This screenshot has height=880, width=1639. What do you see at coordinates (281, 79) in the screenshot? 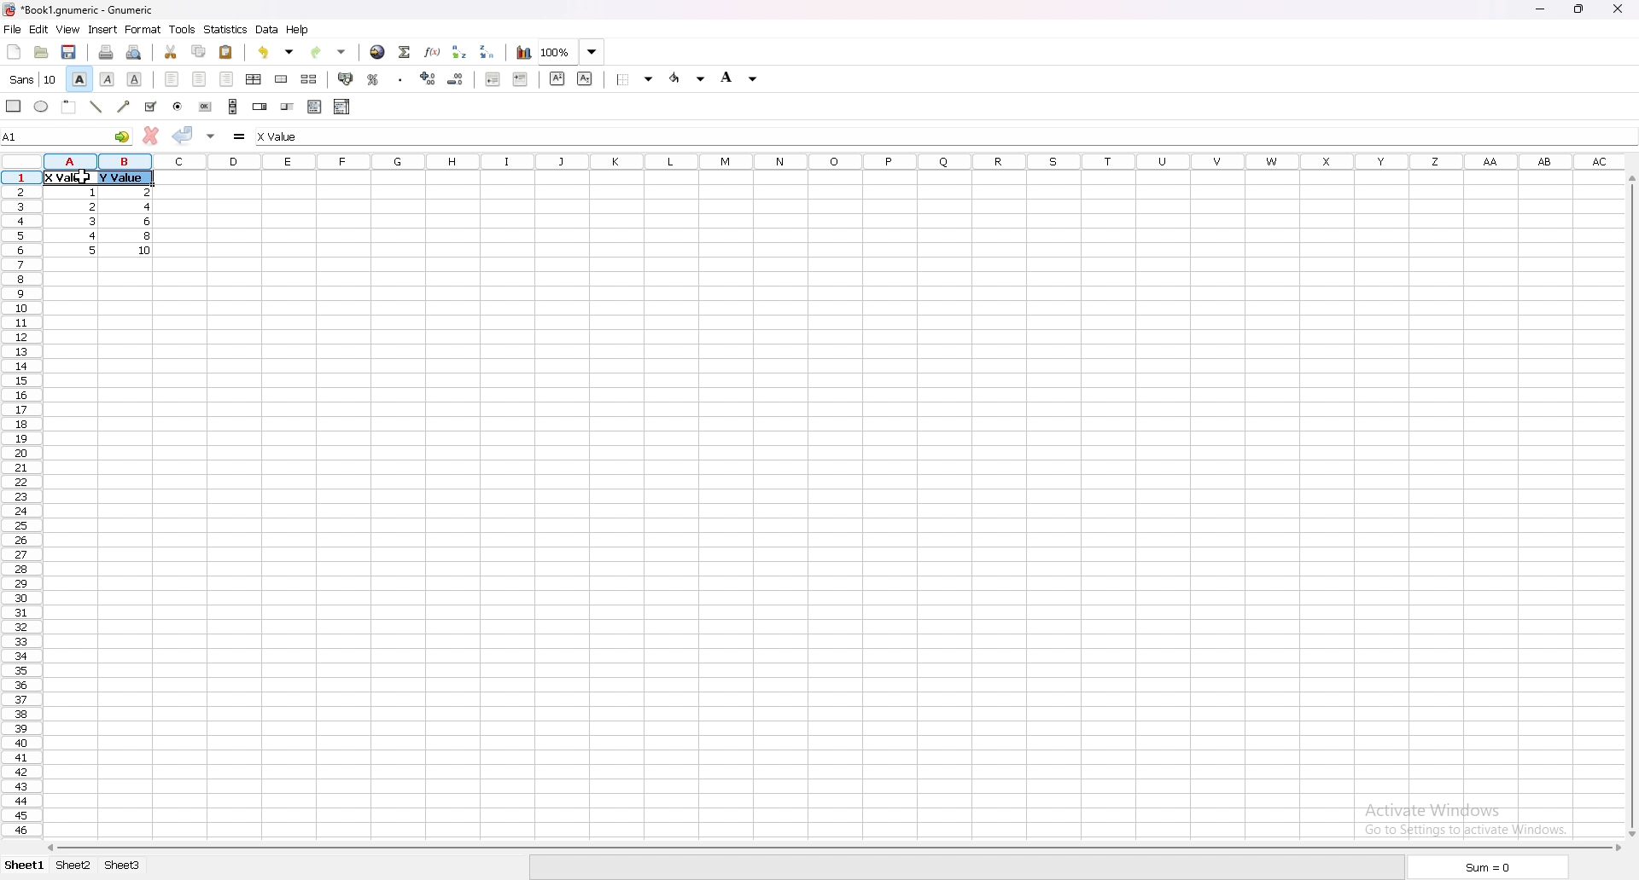
I see `merge cells` at bounding box center [281, 79].